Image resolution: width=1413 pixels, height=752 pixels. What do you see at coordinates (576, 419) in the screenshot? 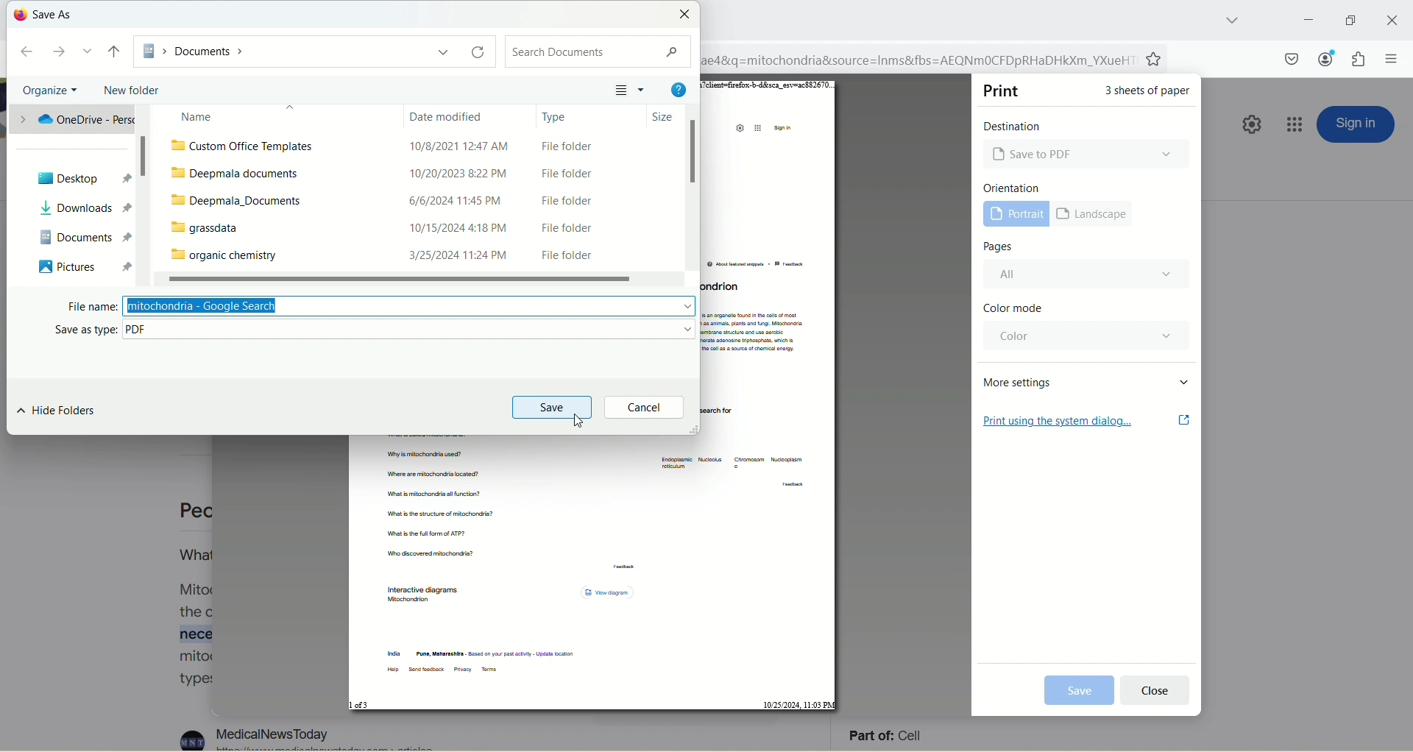
I see `cursor` at bounding box center [576, 419].